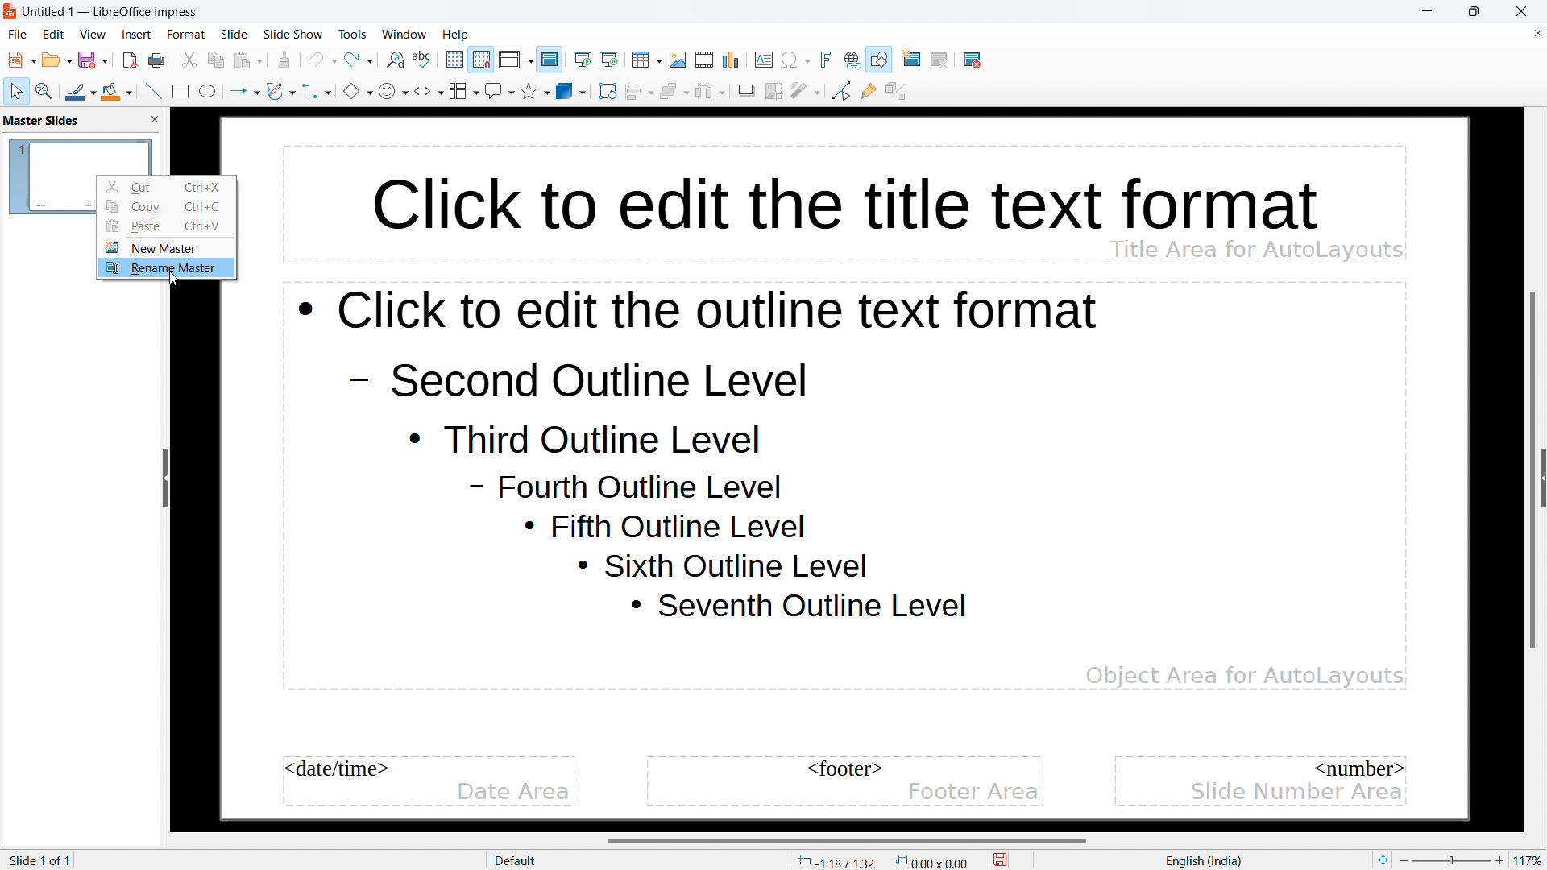 This screenshot has width=1547, height=870. Describe the element at coordinates (514, 793) in the screenshot. I see `date area` at that location.